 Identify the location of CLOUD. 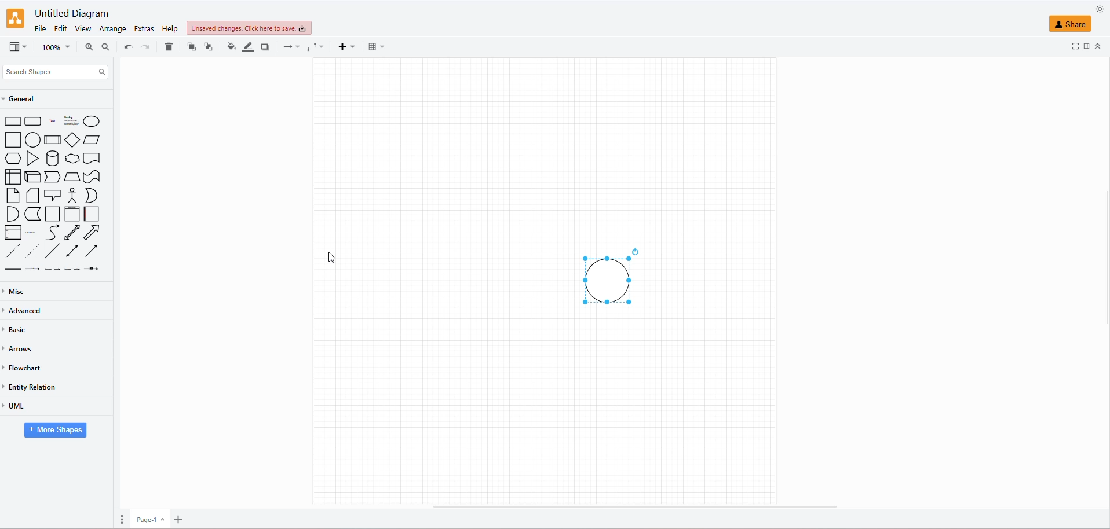
(74, 159).